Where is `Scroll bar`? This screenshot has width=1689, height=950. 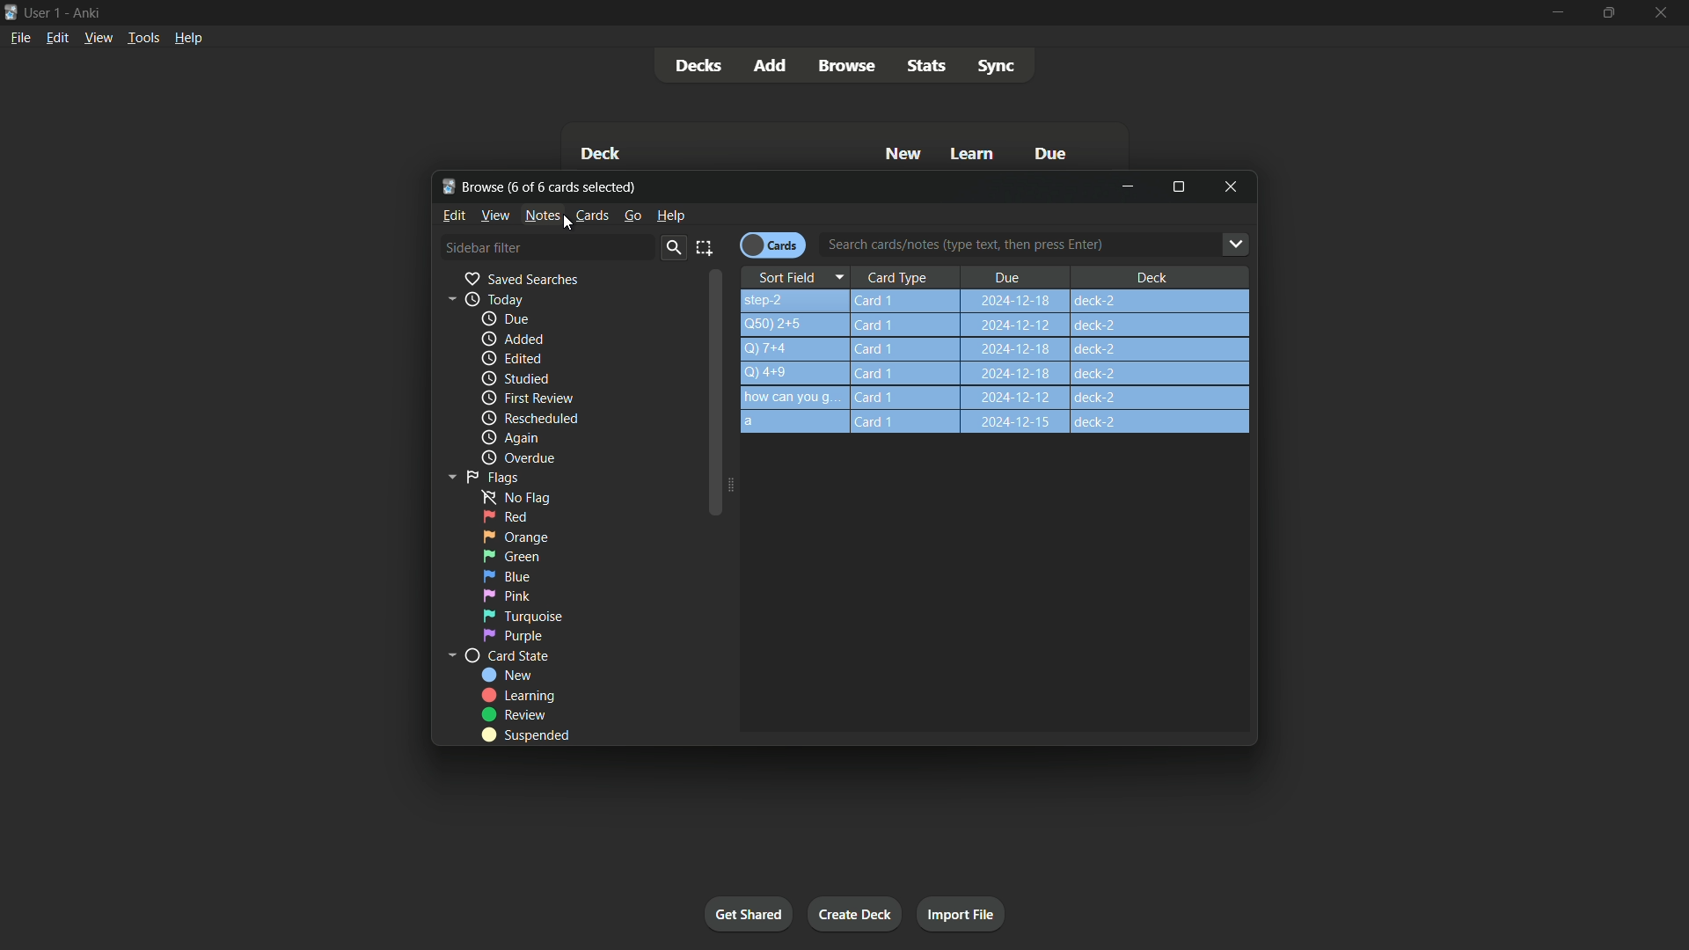
Scroll bar is located at coordinates (717, 393).